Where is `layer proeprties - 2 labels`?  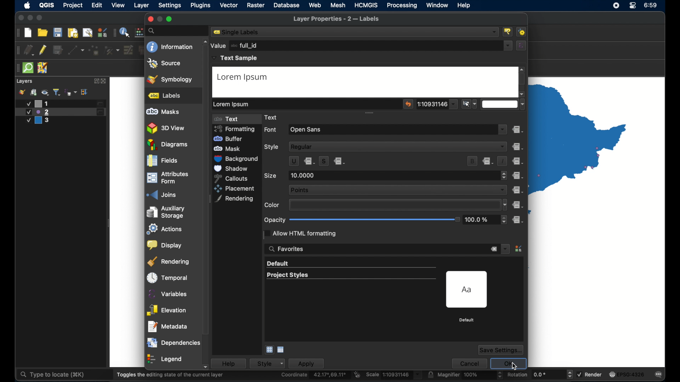 layer proeprties - 2 labels is located at coordinates (336, 19).